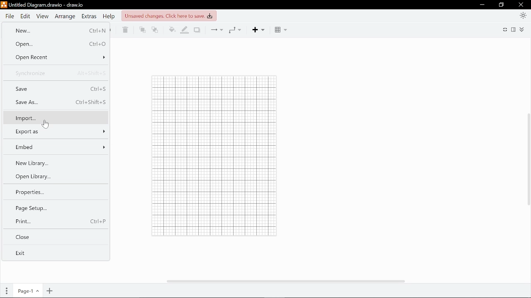 This screenshot has height=298, width=531. What do you see at coordinates (197, 30) in the screenshot?
I see `Shadow` at bounding box center [197, 30].